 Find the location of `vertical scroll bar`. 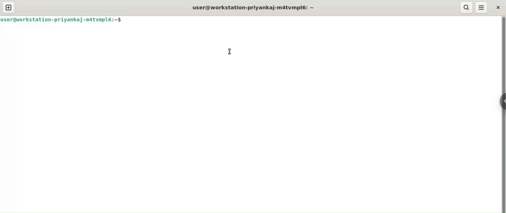

vertical scroll bar is located at coordinates (503, 114).